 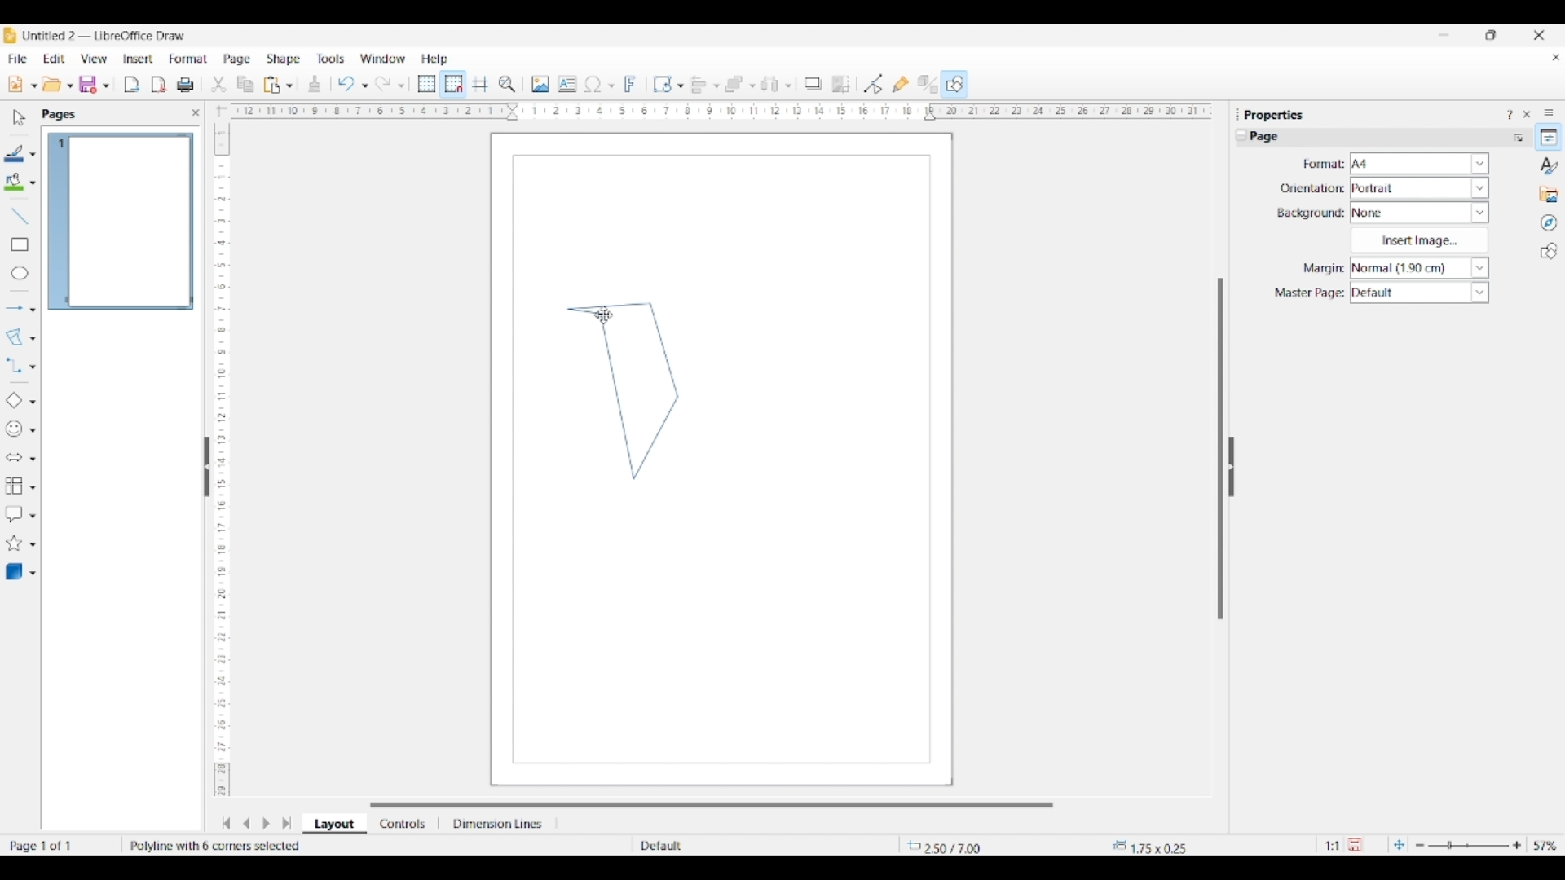 What do you see at coordinates (383, 84) in the screenshot?
I see `Redo last action` at bounding box center [383, 84].